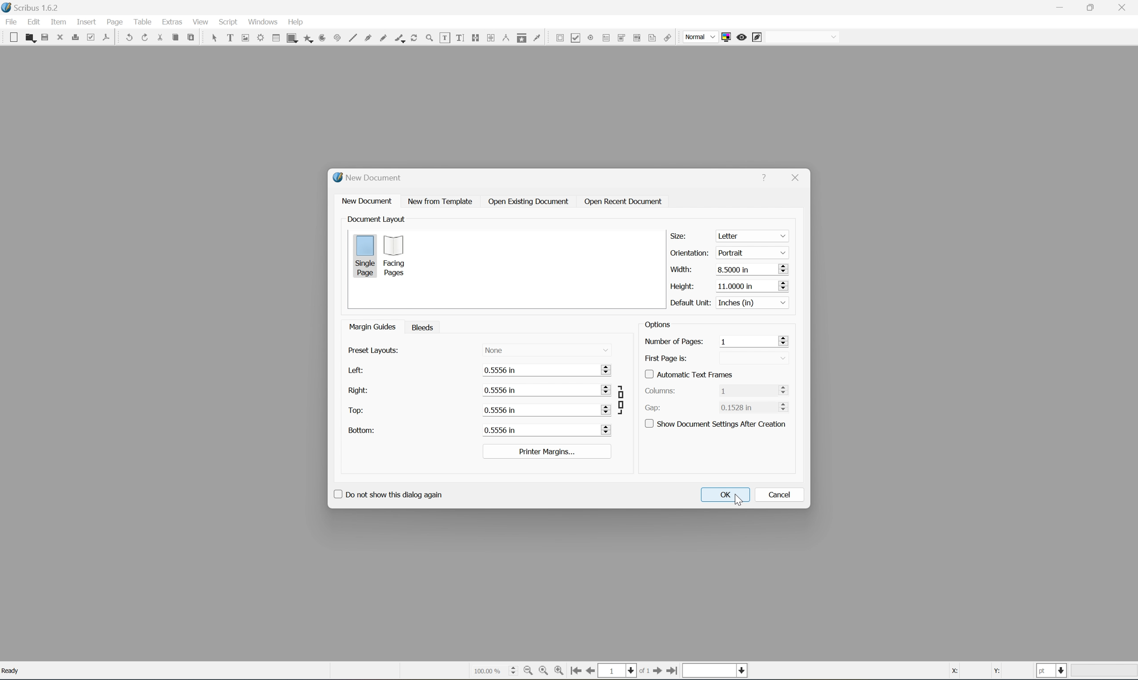  Describe the element at coordinates (782, 495) in the screenshot. I see `cancel` at that location.